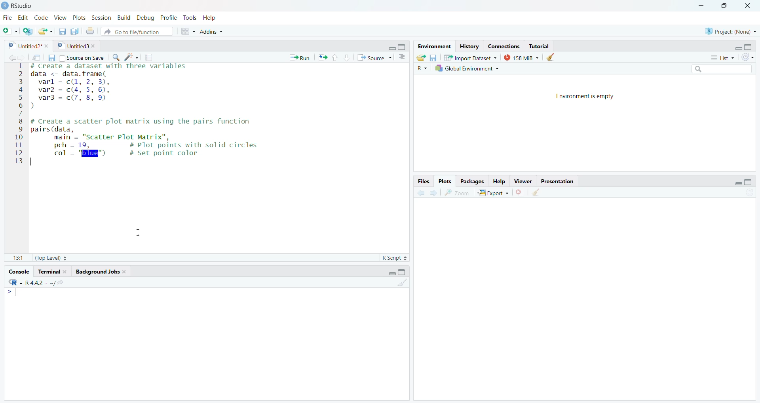 This screenshot has width=760, height=403. I want to click on Logo, so click(5, 5).